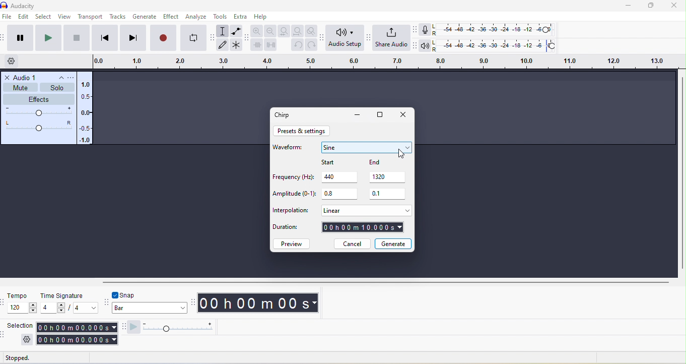 Image resolution: width=686 pixels, height=364 pixels. I want to click on audio setup, so click(346, 38).